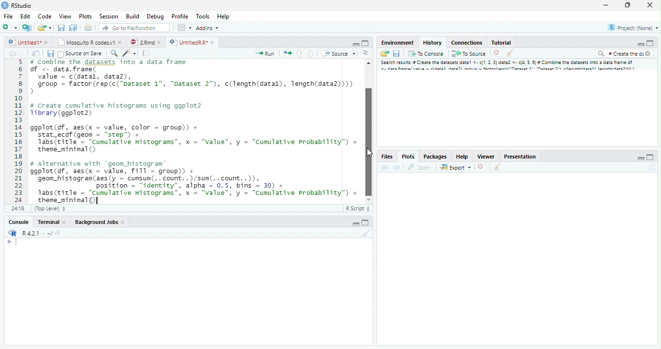 The width and height of the screenshot is (661, 349). What do you see at coordinates (469, 53) in the screenshot?
I see `To Source` at bounding box center [469, 53].